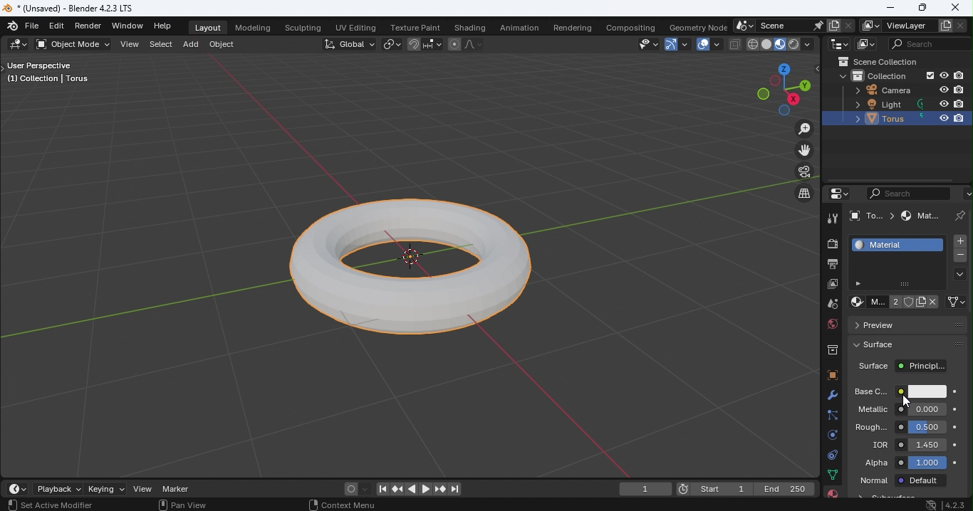 The height and width of the screenshot is (511, 973). What do you see at coordinates (806, 127) in the screenshot?
I see `Zoom in/out the view` at bounding box center [806, 127].